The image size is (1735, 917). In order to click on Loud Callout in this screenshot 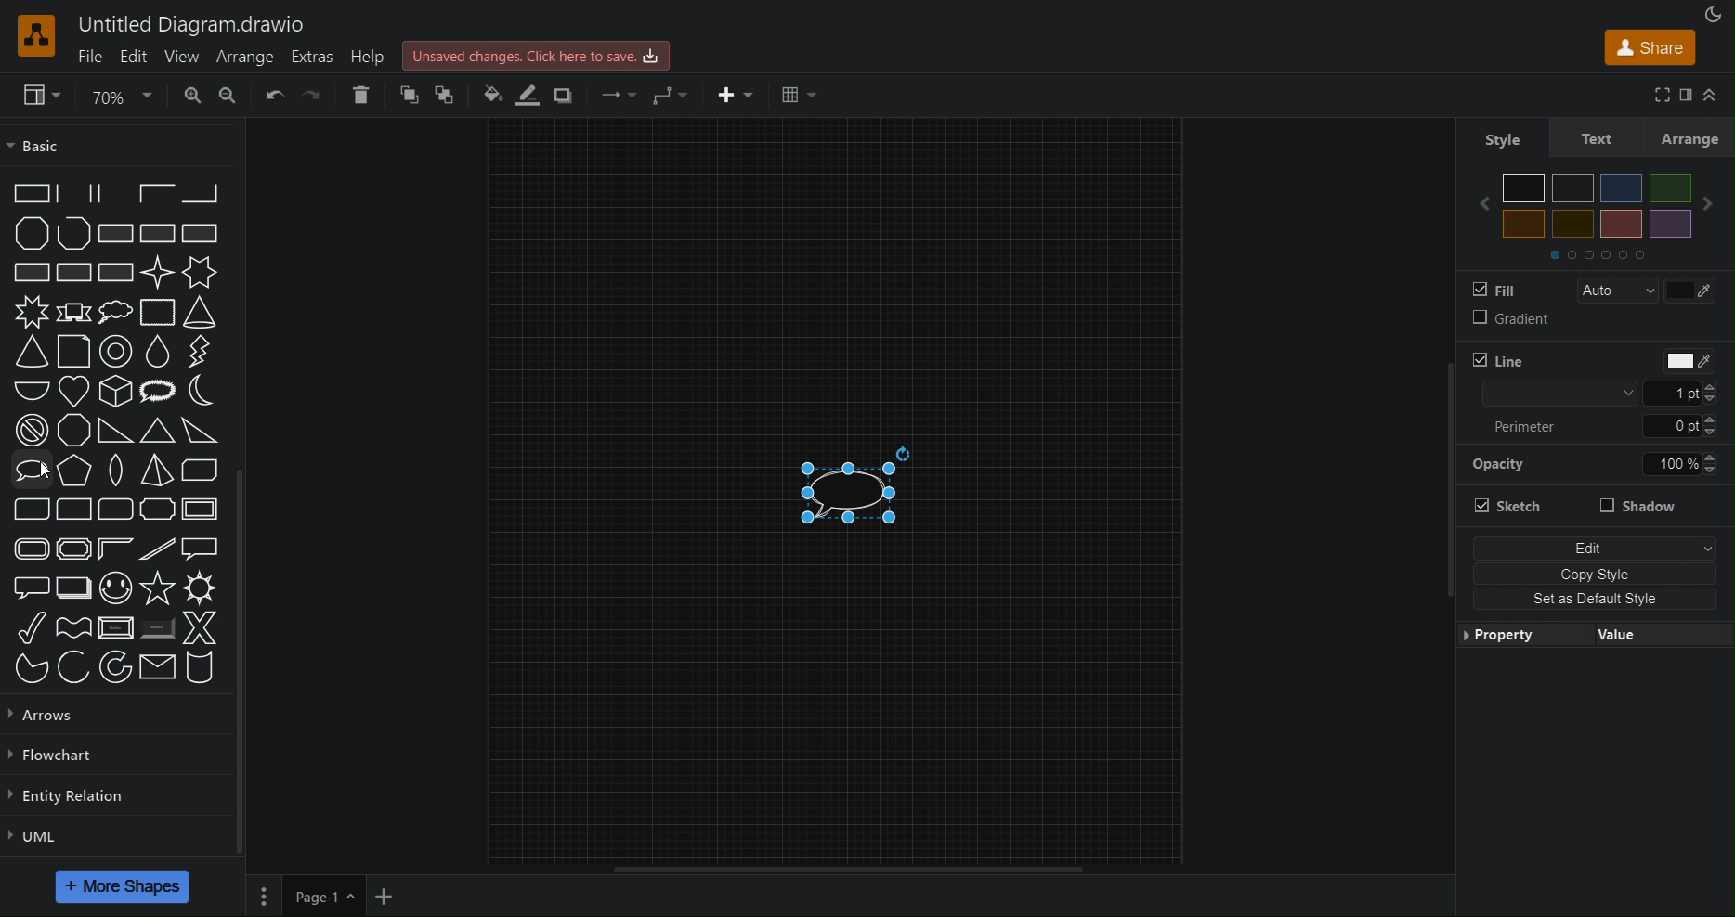, I will do `click(159, 391)`.